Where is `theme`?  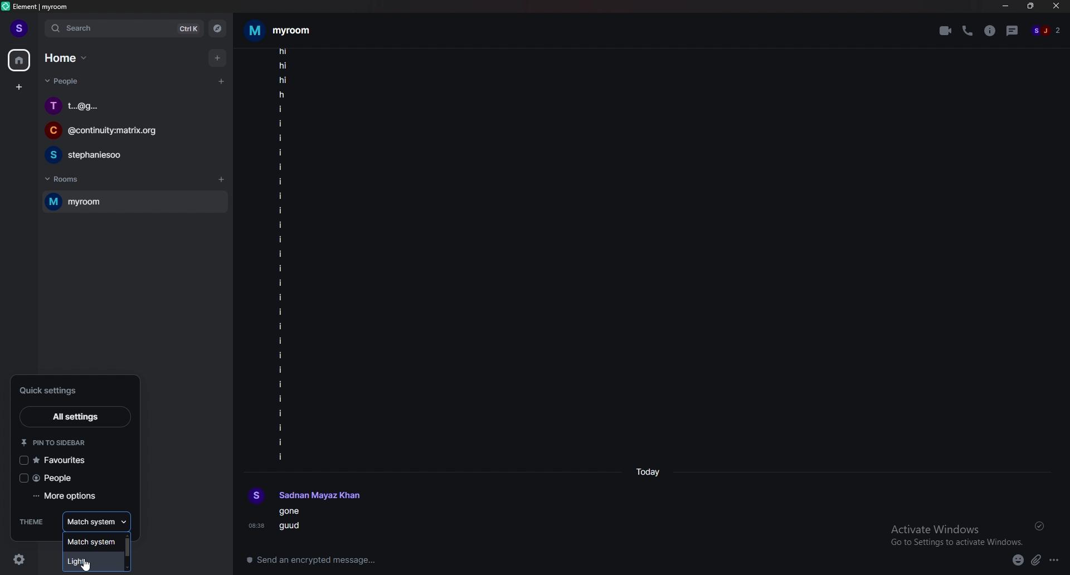
theme is located at coordinates (92, 542).